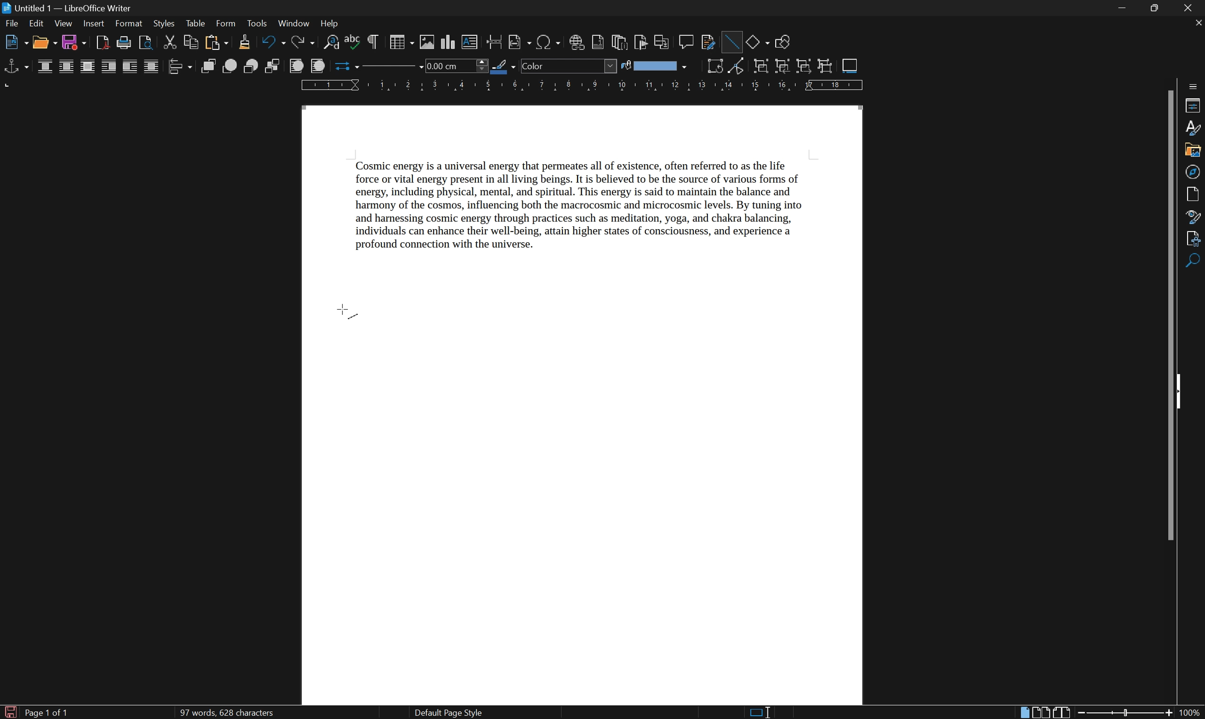  I want to click on 100%, so click(1190, 713).